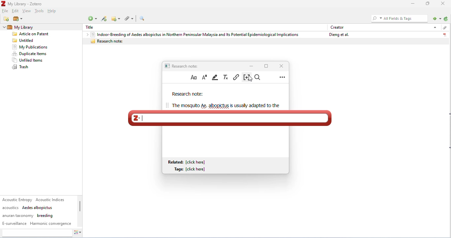  Describe the element at coordinates (266, 66) in the screenshot. I see `maximize` at that location.